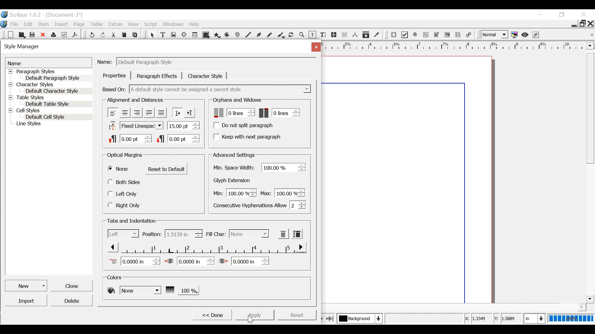  Describe the element at coordinates (135, 100) in the screenshot. I see `Alignment and Distances` at that location.